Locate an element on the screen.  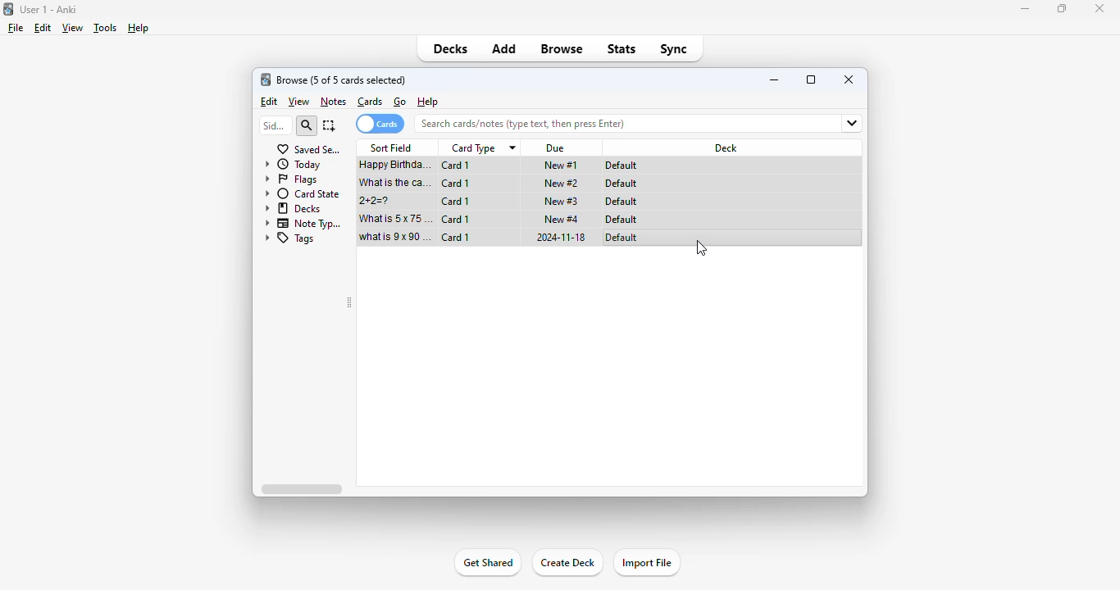
2024-11-18 is located at coordinates (559, 237).